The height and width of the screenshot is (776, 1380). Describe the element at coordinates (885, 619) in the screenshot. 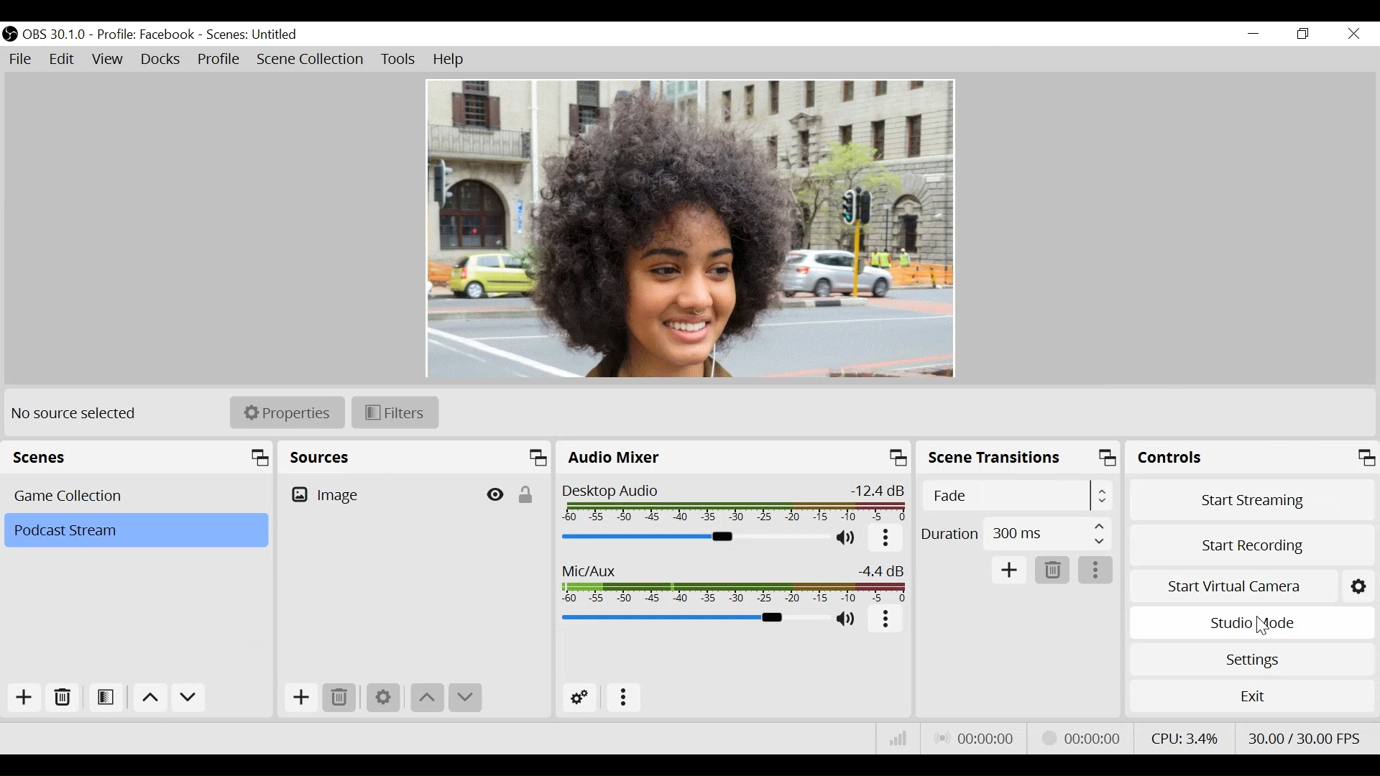

I see `more options` at that location.